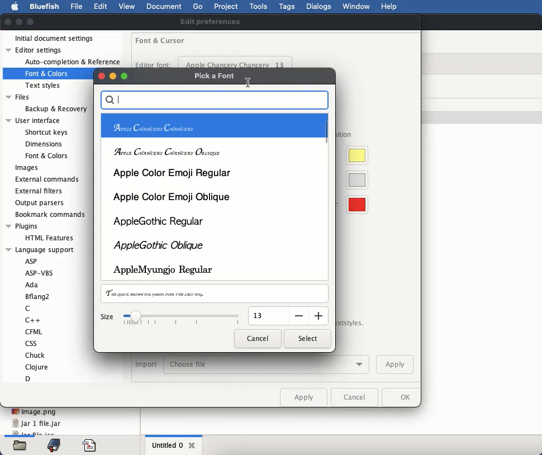 This screenshot has width=542, height=455. I want to click on pick a font, so click(216, 78).